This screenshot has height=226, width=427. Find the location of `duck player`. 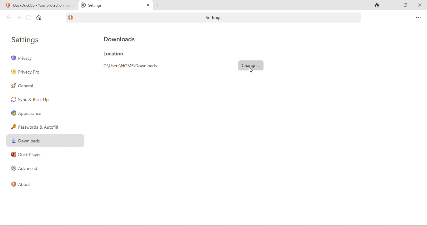

duck player is located at coordinates (27, 155).